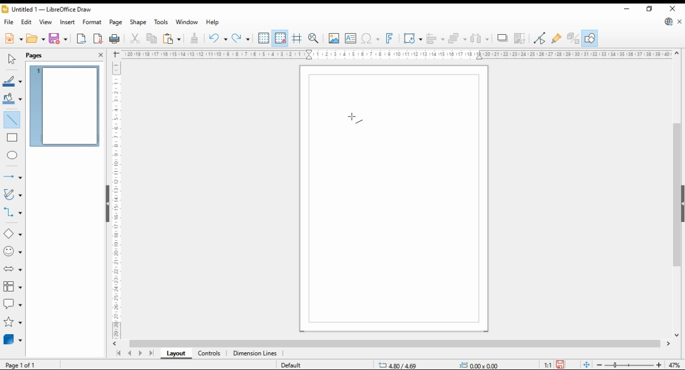  What do you see at coordinates (217, 38) in the screenshot?
I see `undo` at bounding box center [217, 38].